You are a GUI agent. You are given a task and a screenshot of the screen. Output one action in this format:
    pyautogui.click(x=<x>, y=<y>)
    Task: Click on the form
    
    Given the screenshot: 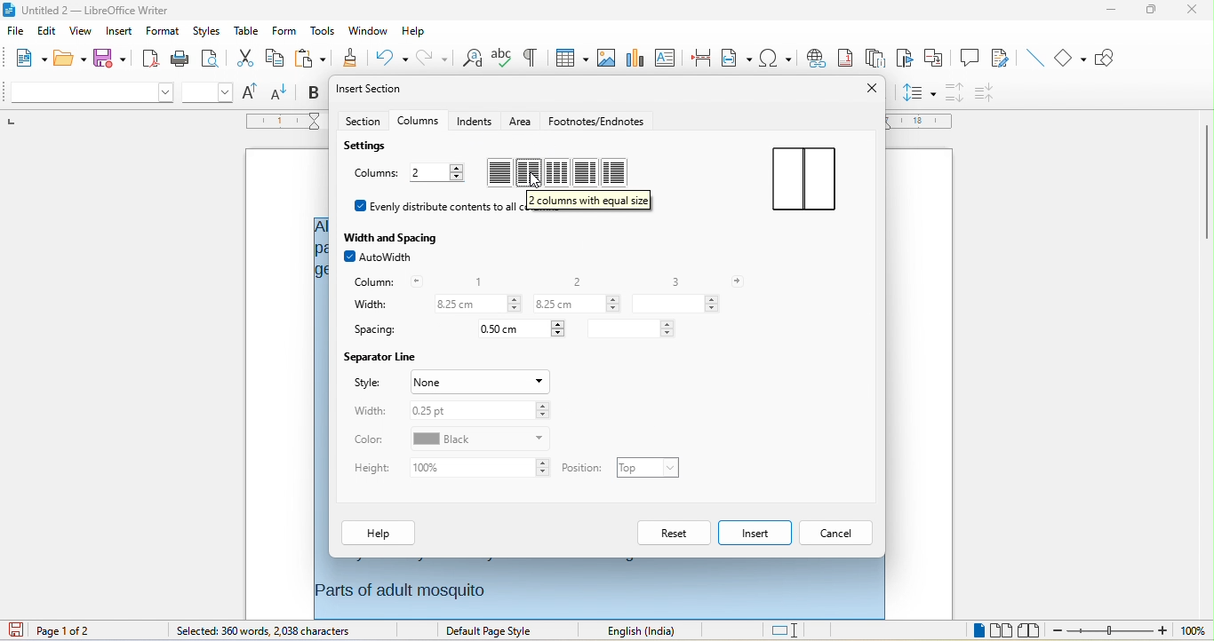 What is the action you would take?
    pyautogui.click(x=283, y=29)
    